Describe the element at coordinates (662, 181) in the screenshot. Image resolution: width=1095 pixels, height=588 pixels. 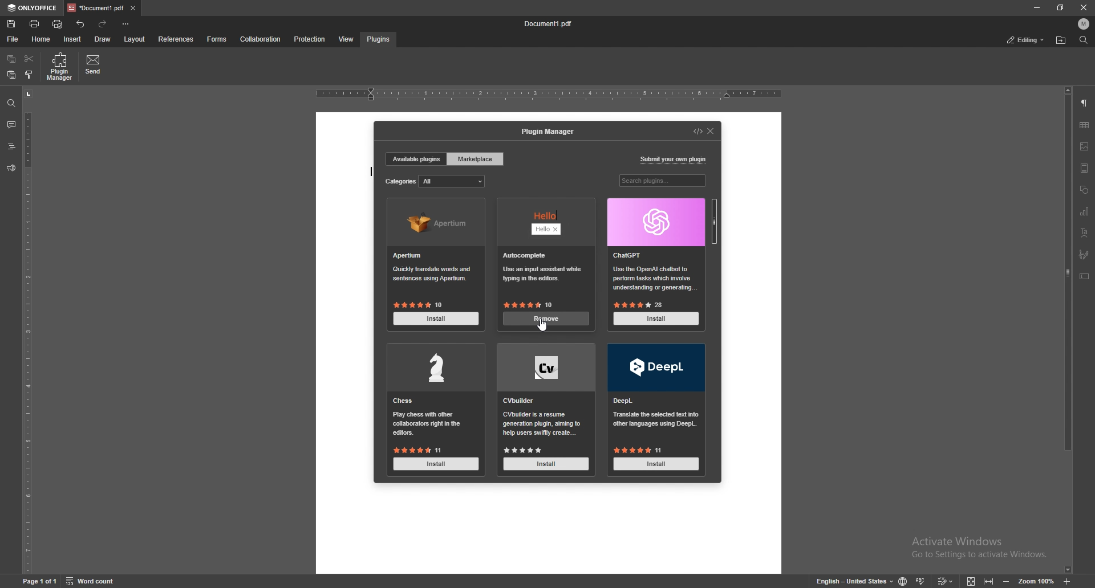
I see `search plugins` at that location.